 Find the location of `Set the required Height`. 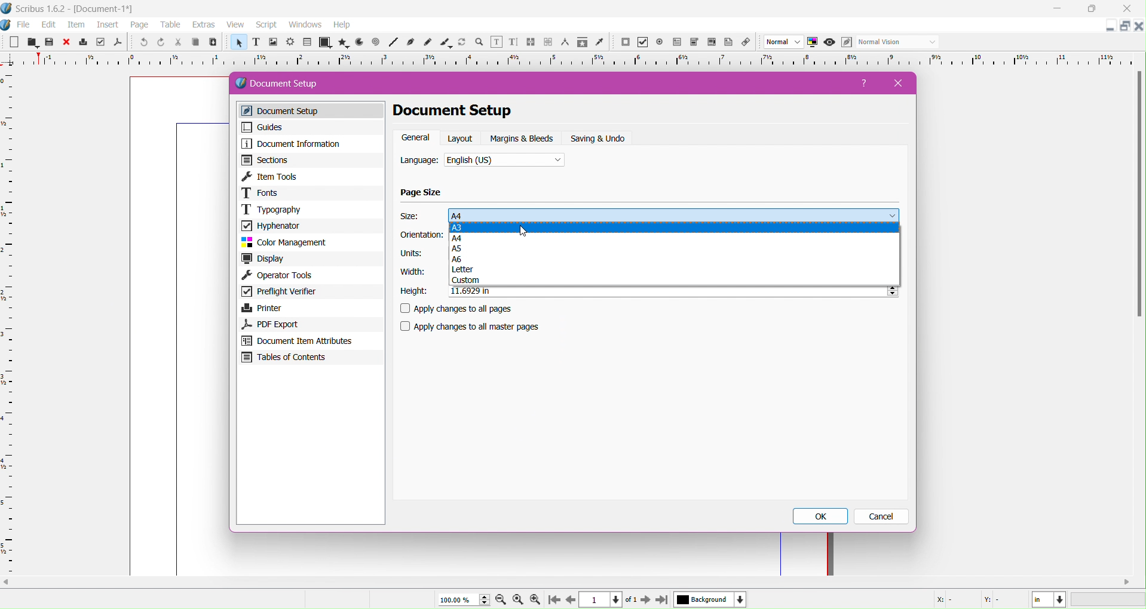

Set the required Height is located at coordinates (672, 292).